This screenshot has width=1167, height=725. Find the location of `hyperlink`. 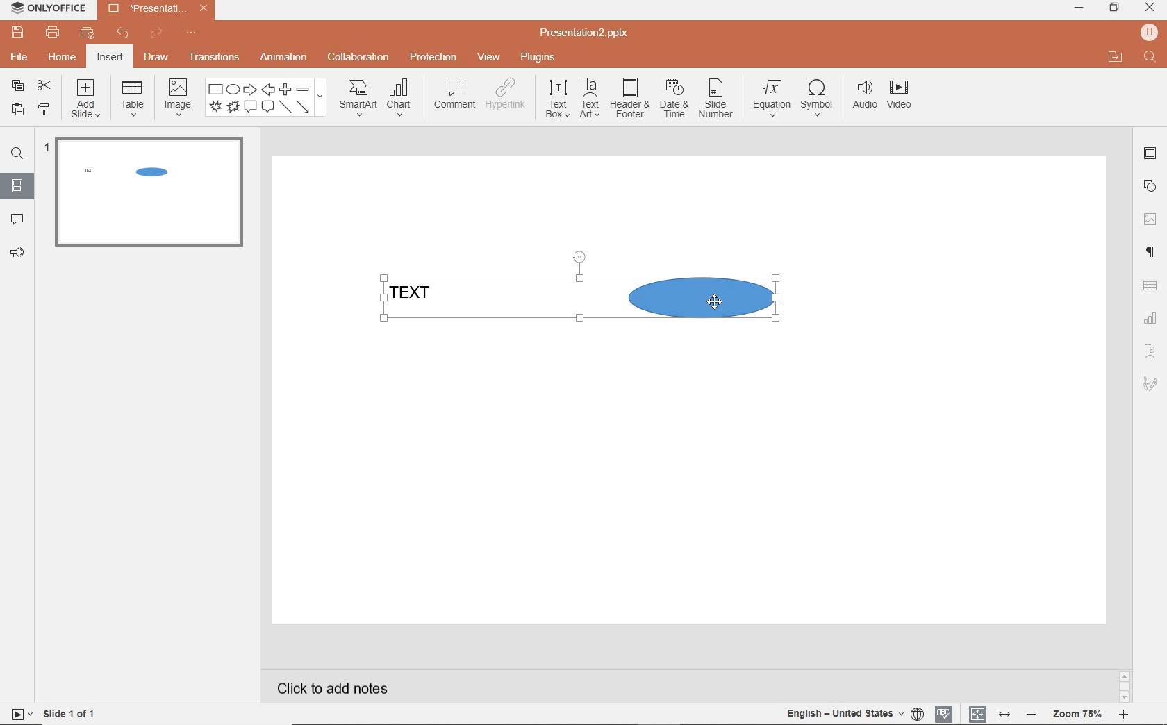

hyperlink is located at coordinates (506, 95).